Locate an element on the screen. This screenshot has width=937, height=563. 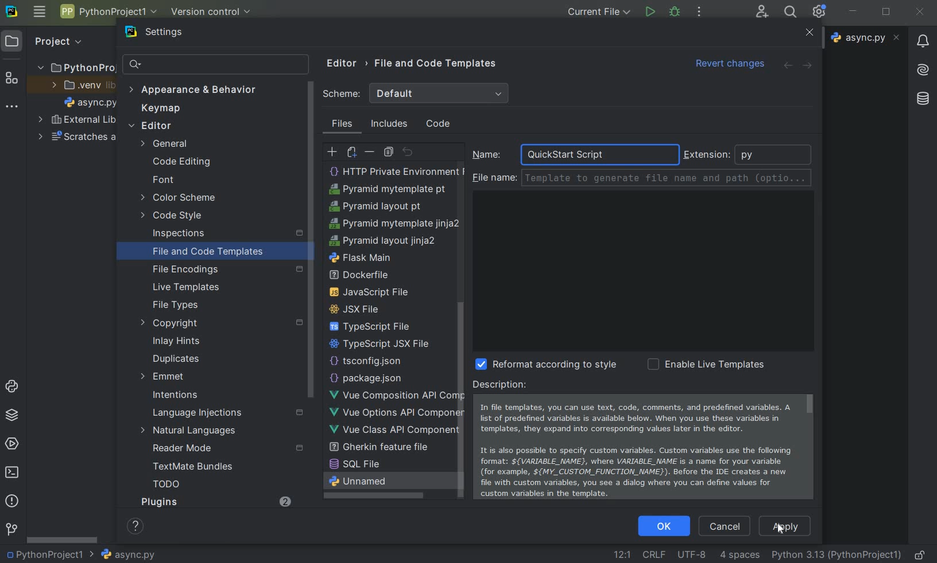
HTML File is located at coordinates (390, 170).